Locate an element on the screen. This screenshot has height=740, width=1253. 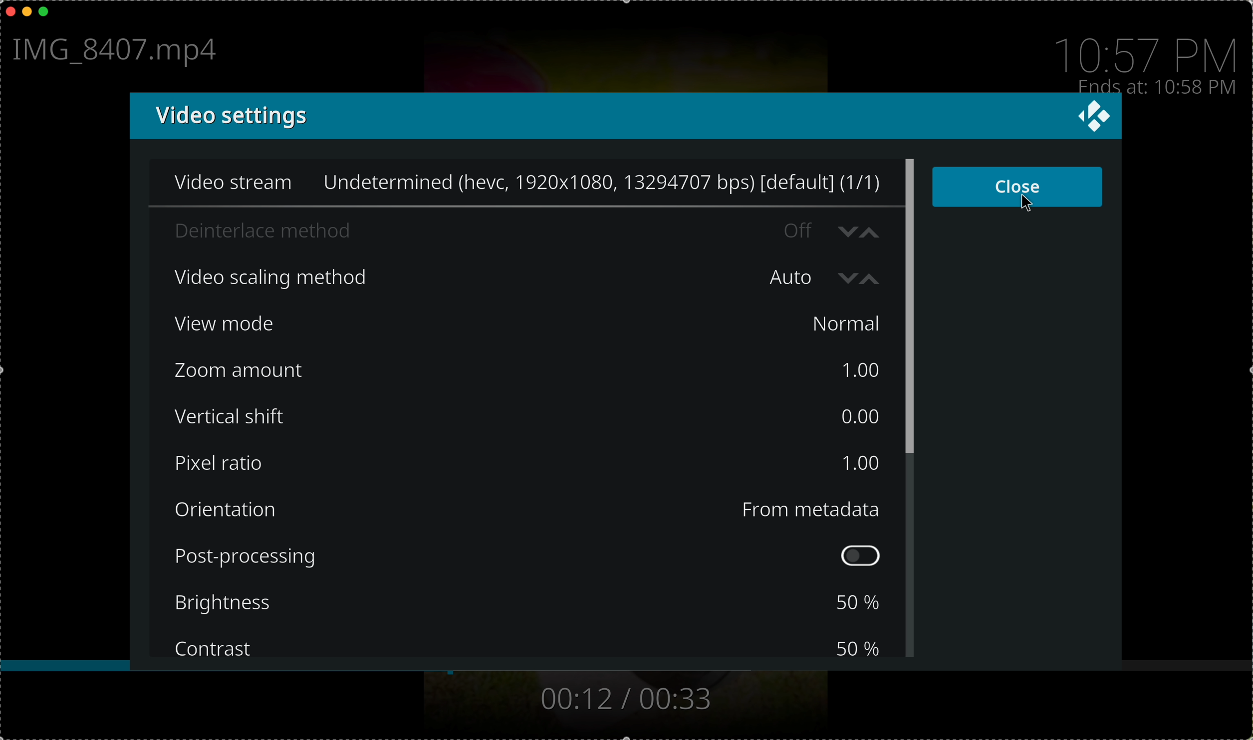
brightness  50% is located at coordinates (531, 605).